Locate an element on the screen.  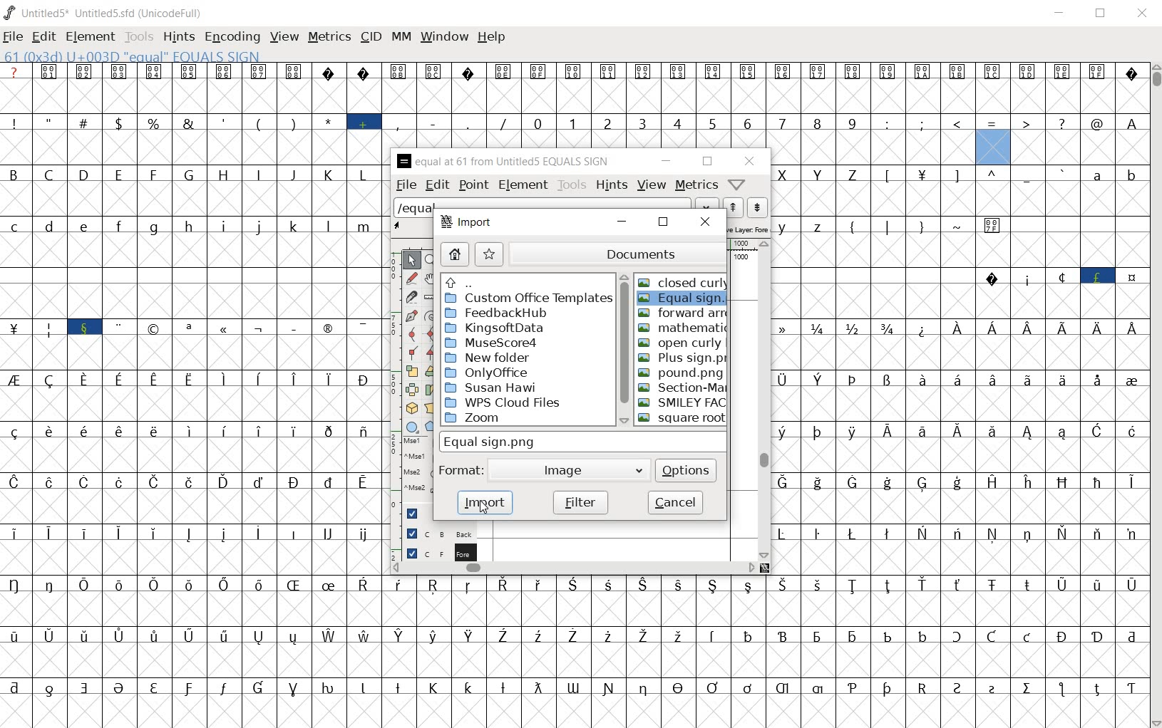
scrollbar is located at coordinates (575, 568).